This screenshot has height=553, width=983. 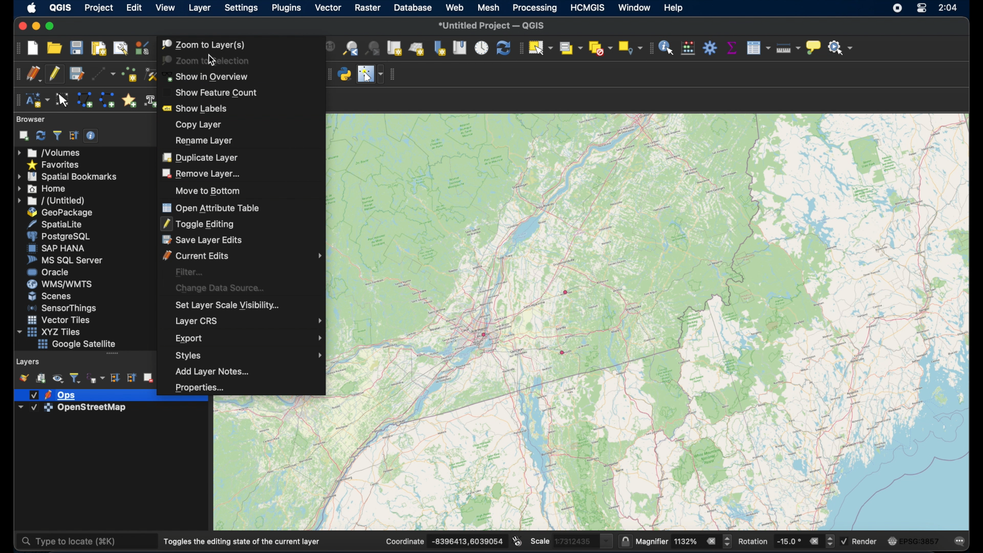 What do you see at coordinates (75, 377) in the screenshot?
I see `filter legend` at bounding box center [75, 377].